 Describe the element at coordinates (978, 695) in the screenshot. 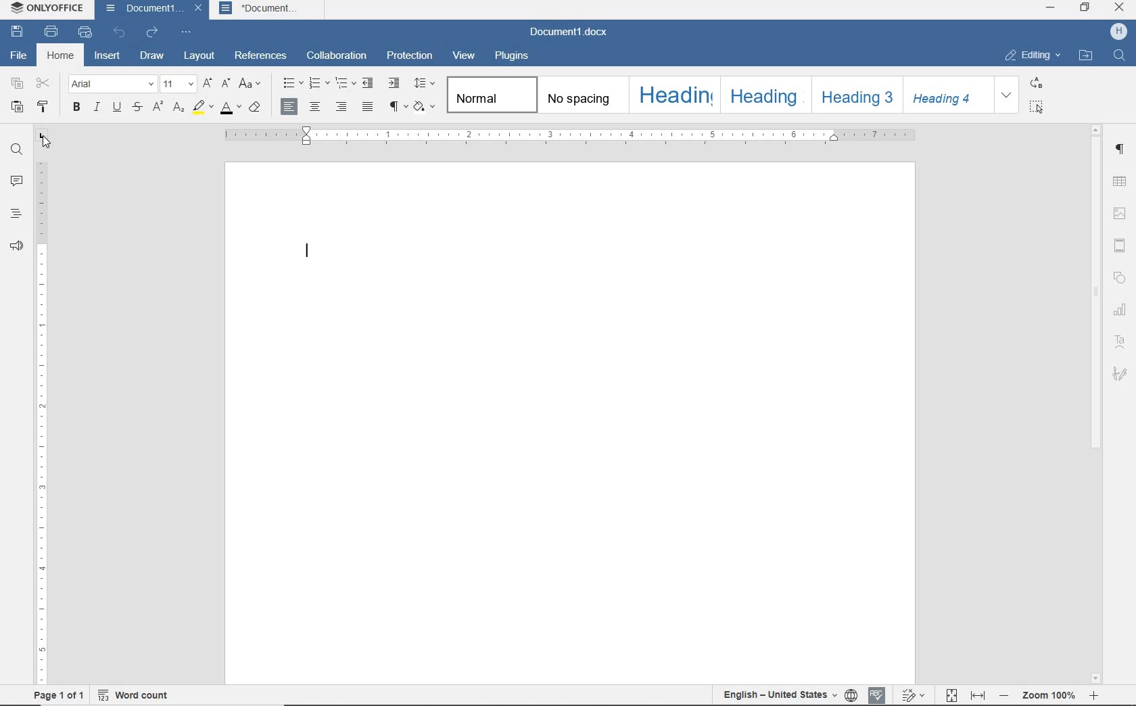

I see `FIT TO WIDTH` at that location.